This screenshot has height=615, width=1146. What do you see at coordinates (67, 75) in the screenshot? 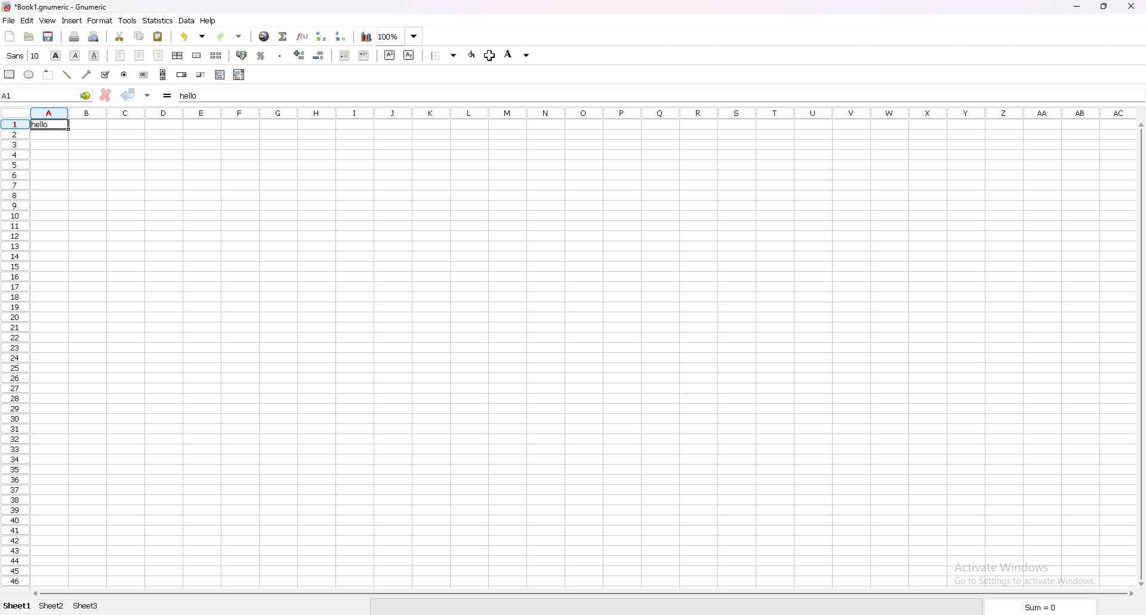
I see `line` at bounding box center [67, 75].